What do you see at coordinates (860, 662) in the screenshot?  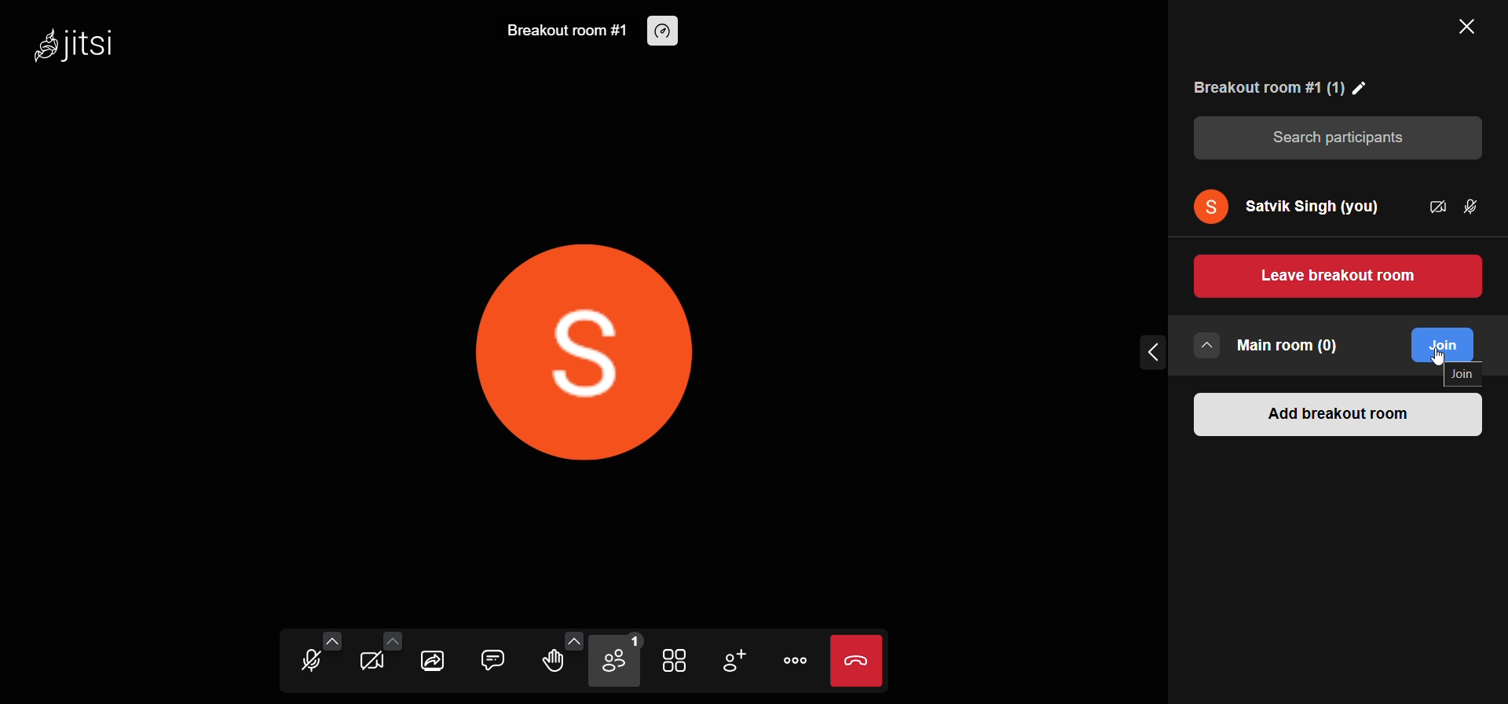 I see `leave call` at bounding box center [860, 662].